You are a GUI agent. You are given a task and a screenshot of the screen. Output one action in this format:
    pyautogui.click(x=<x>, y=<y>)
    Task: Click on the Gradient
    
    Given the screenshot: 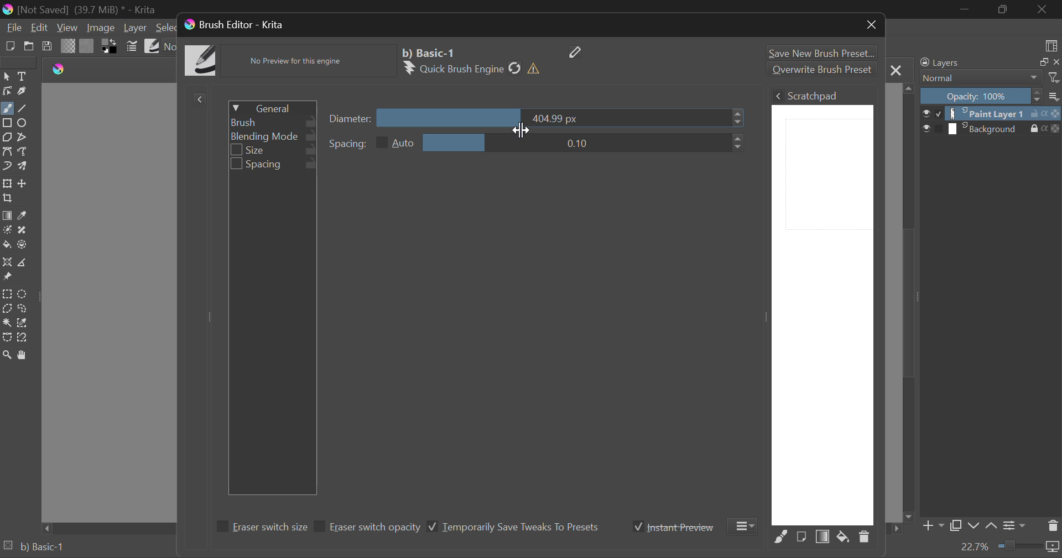 What is the action you would take?
    pyautogui.click(x=69, y=46)
    